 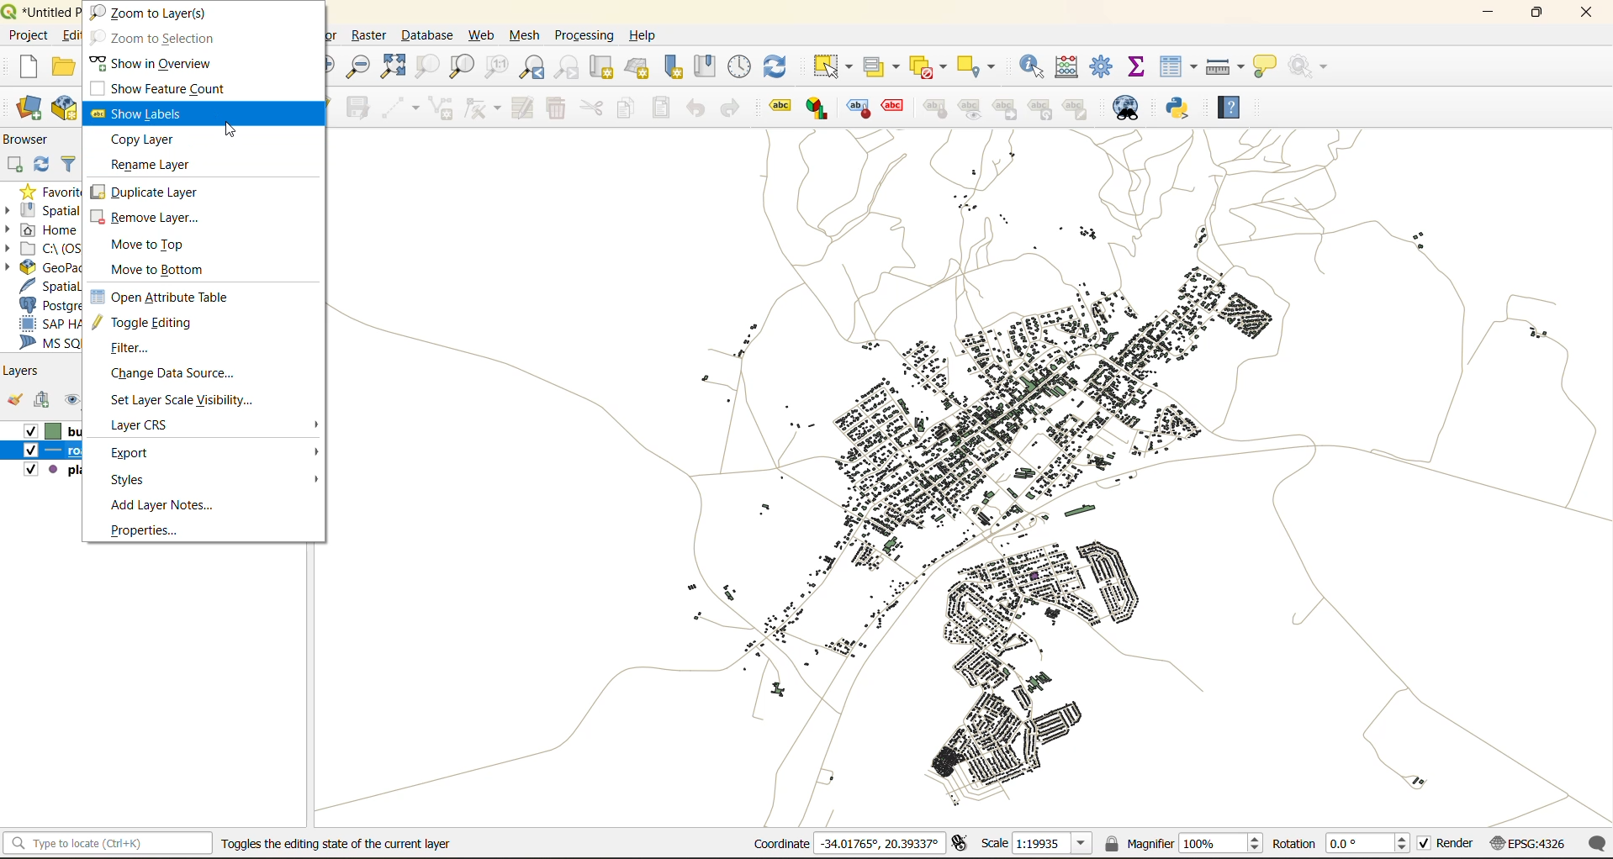 What do you see at coordinates (429, 67) in the screenshot?
I see `zoom selection` at bounding box center [429, 67].